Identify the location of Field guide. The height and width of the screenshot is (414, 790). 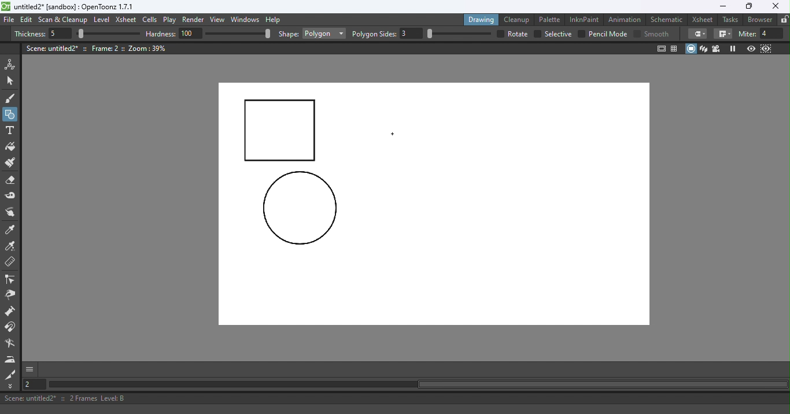
(676, 48).